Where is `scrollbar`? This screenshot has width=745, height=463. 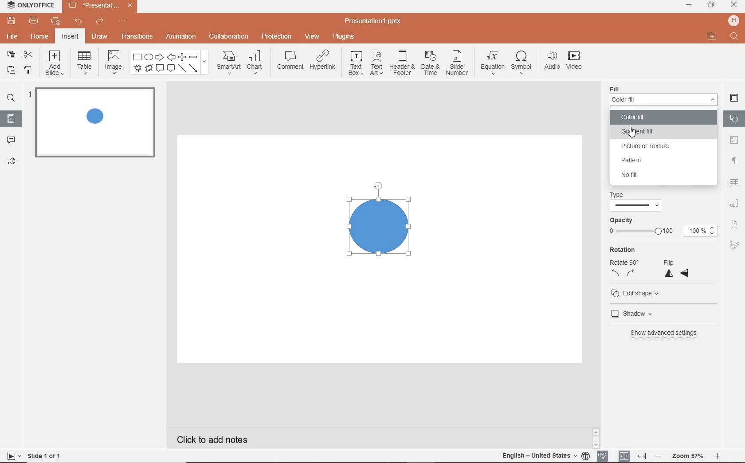 scrollbar is located at coordinates (596, 435).